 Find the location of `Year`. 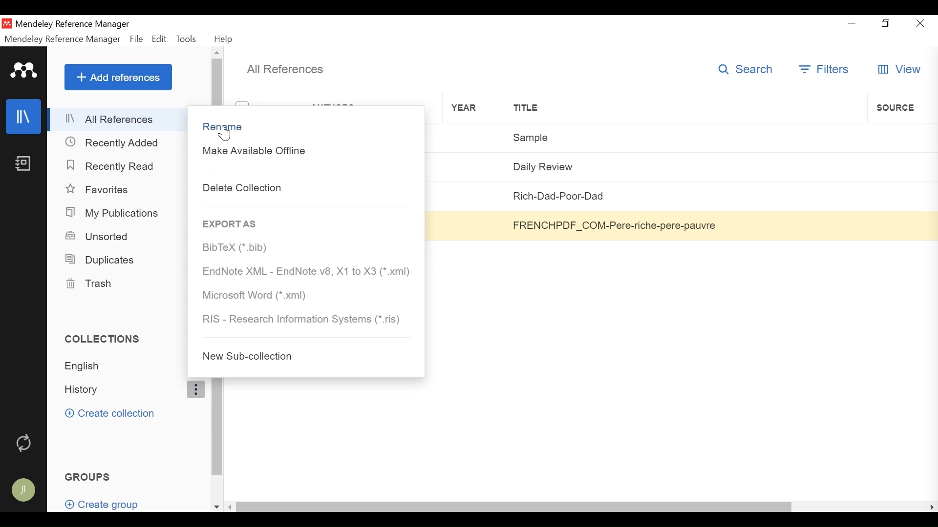

Year is located at coordinates (475, 224).